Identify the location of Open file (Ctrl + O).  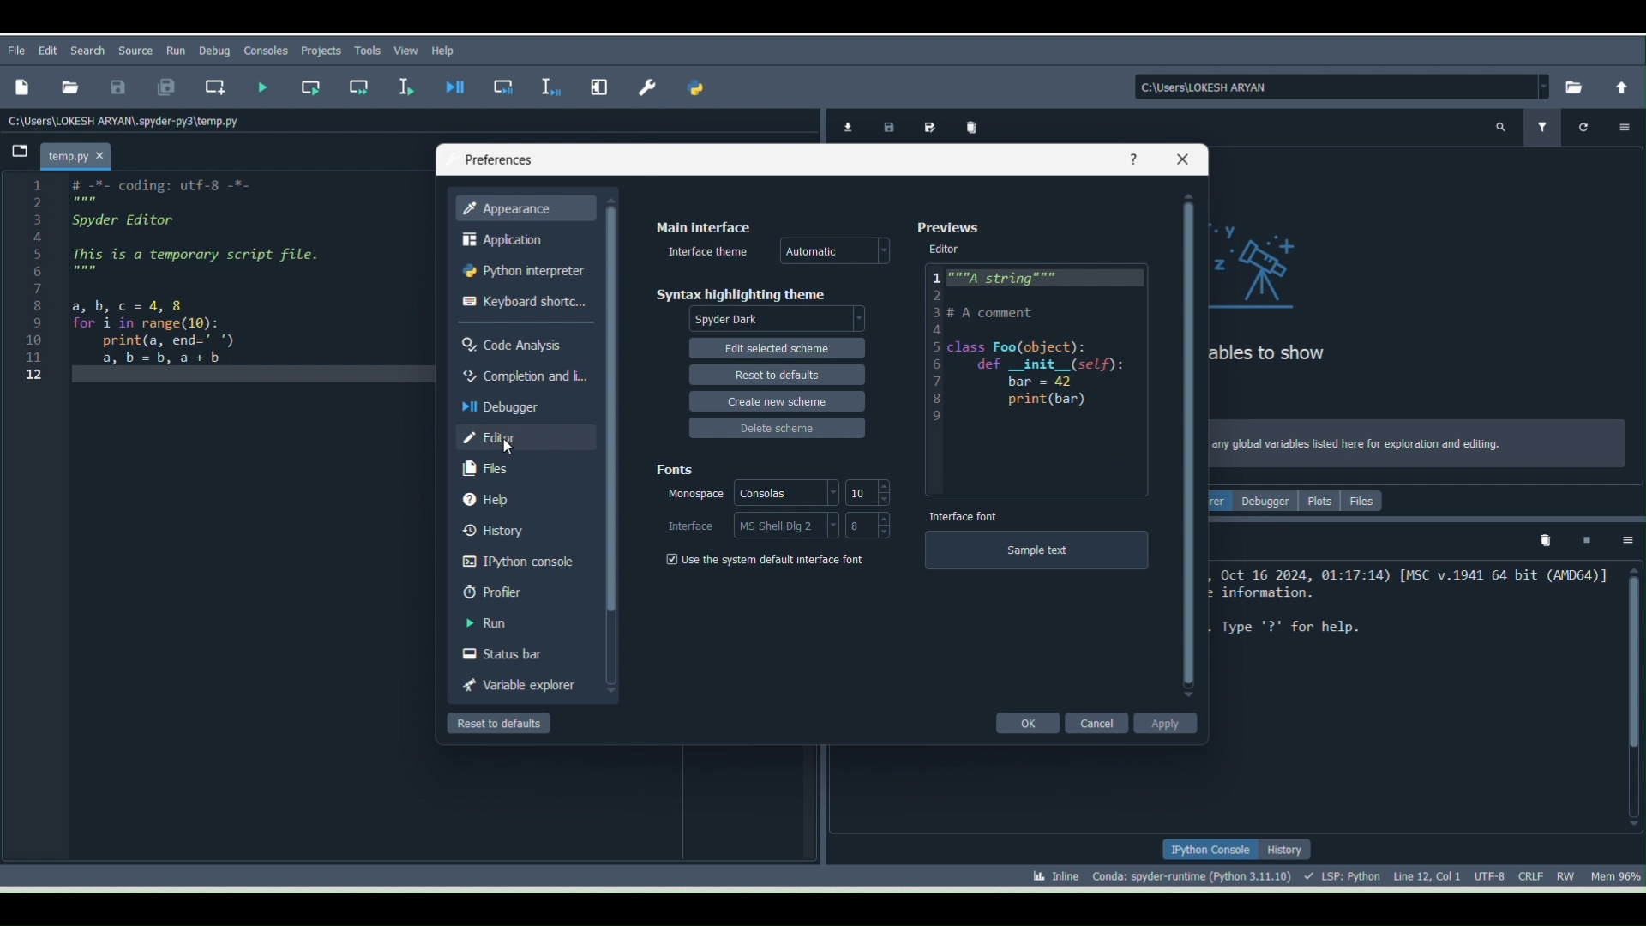
(67, 85).